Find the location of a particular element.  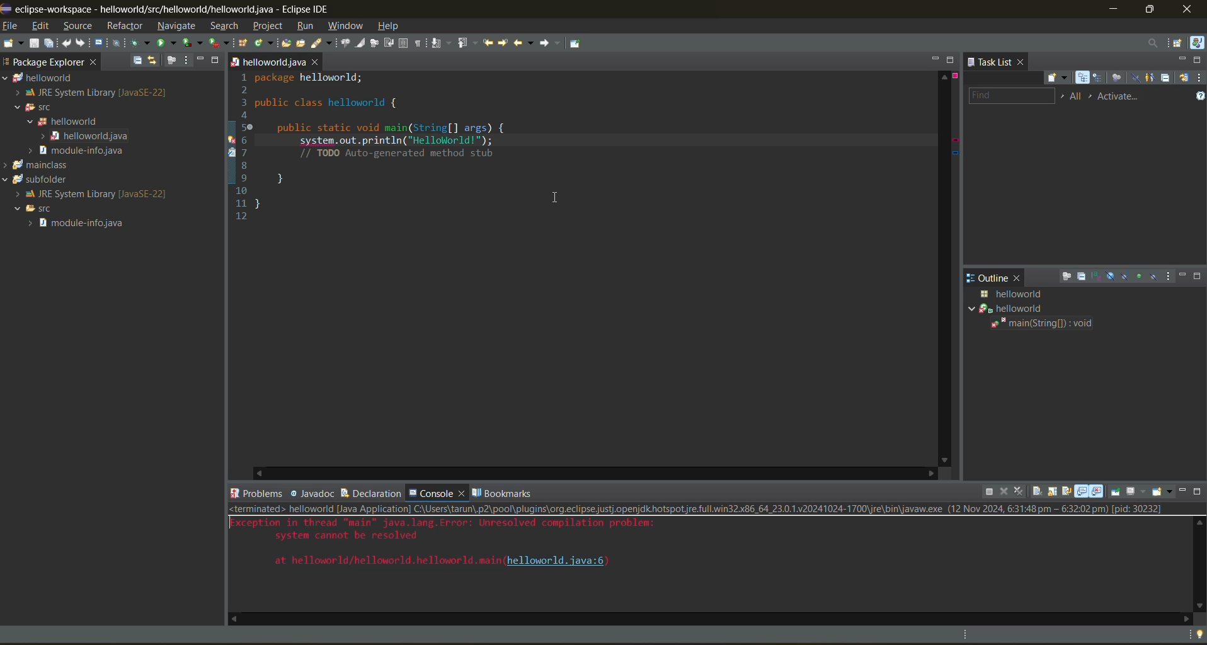

mainclass is located at coordinates (57, 166).